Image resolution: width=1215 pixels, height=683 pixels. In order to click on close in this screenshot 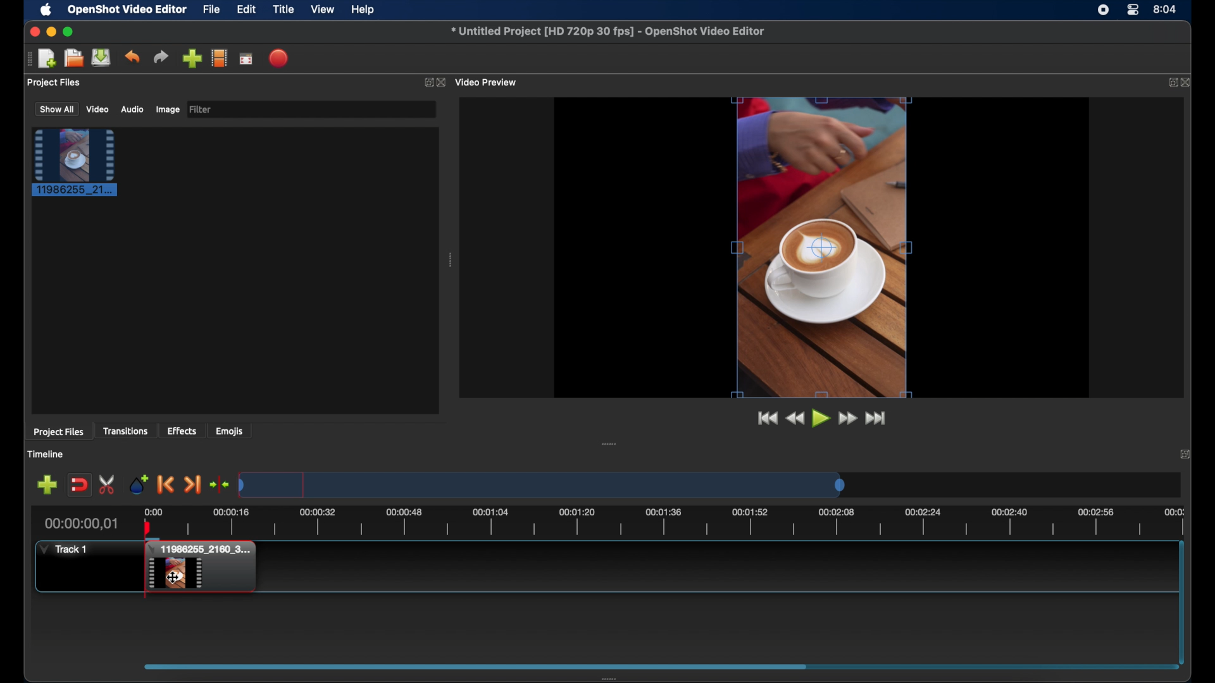, I will do `click(1188, 83)`.